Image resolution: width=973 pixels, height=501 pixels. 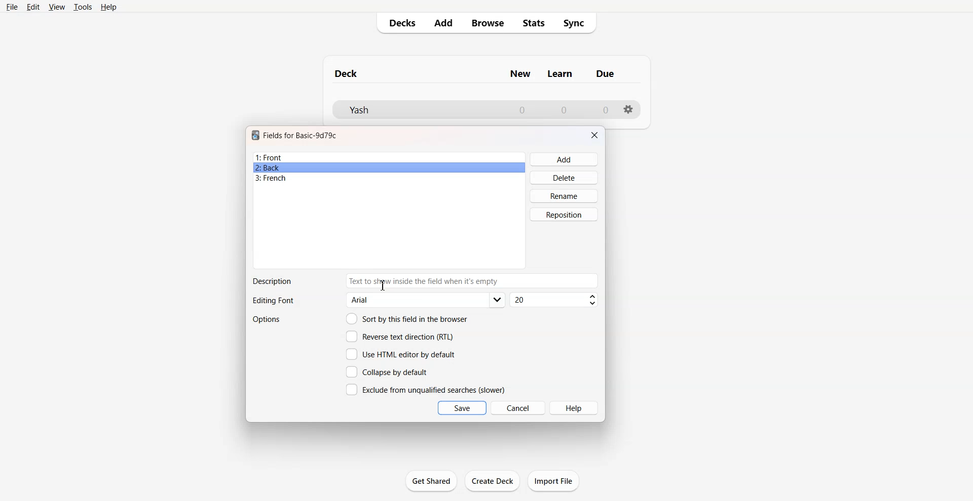 I want to click on Exclude from unqualified searches (slower), so click(x=425, y=389).